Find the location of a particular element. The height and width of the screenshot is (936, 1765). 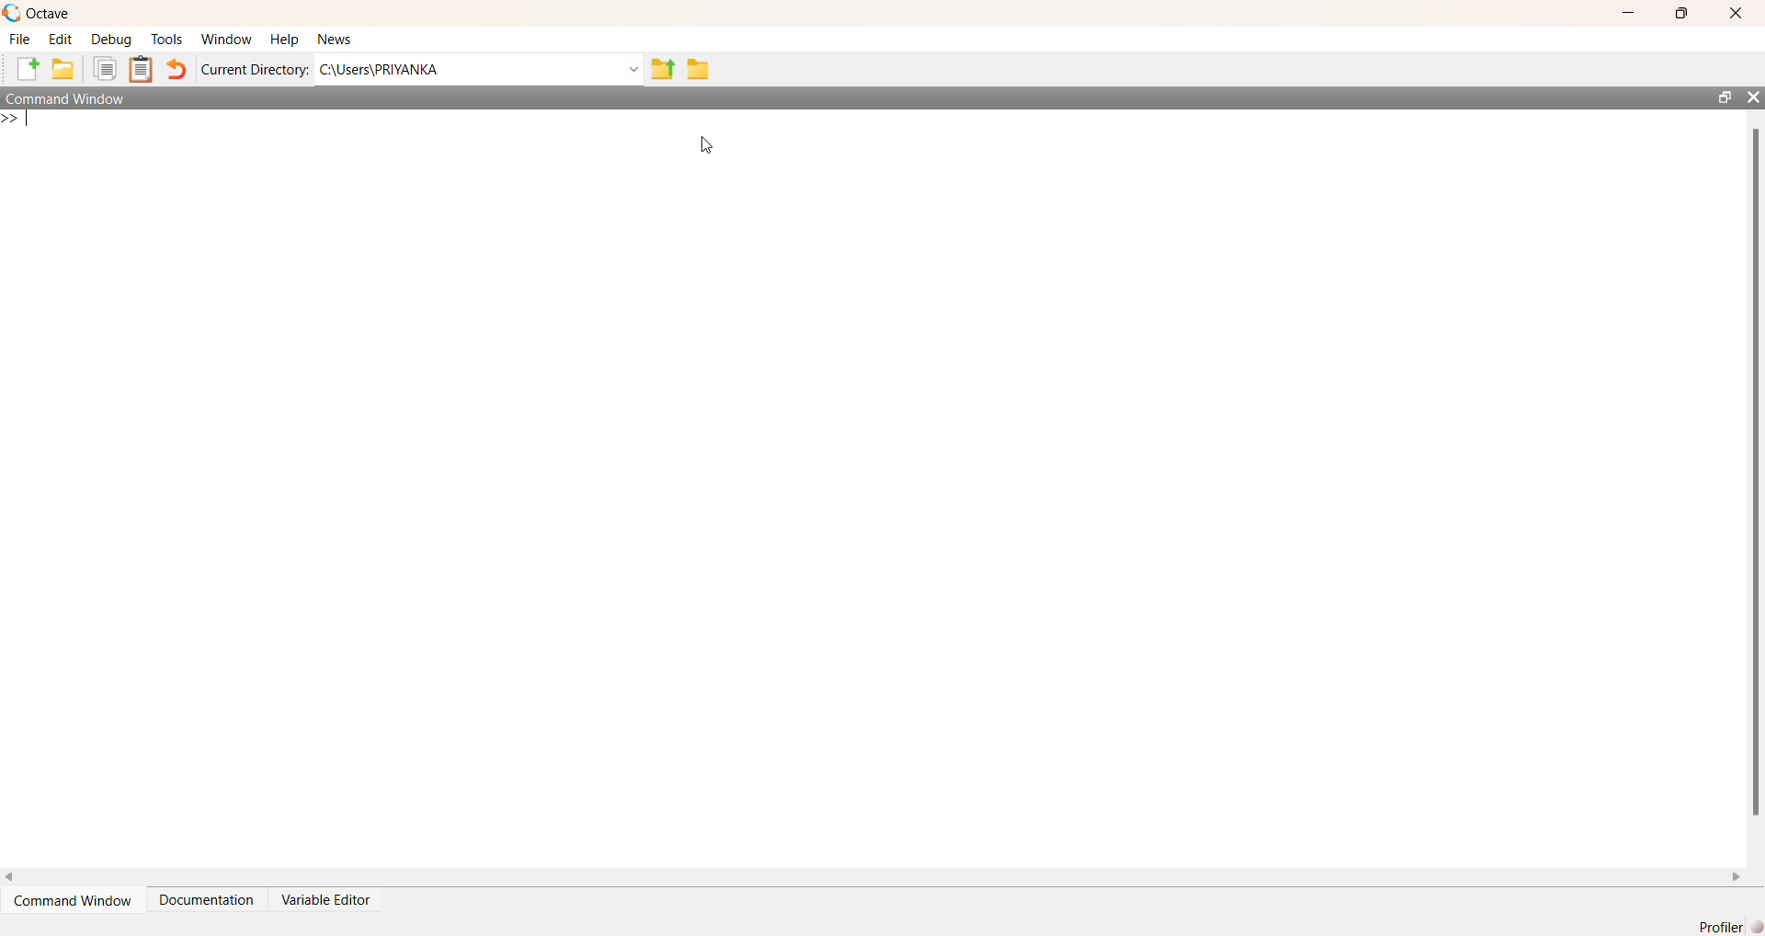

>> is located at coordinates (17, 120).